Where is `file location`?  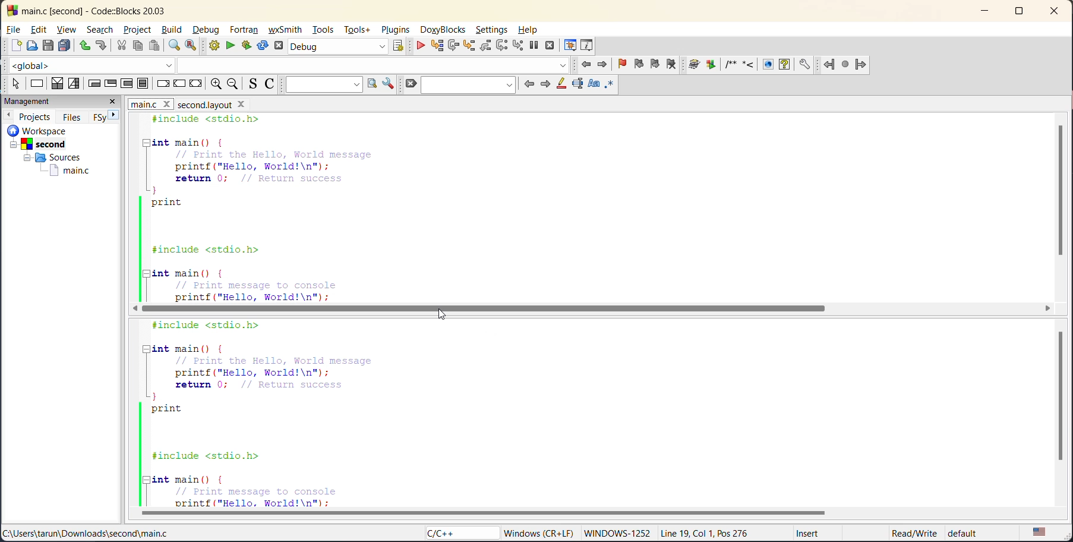
file location is located at coordinates (98, 532).